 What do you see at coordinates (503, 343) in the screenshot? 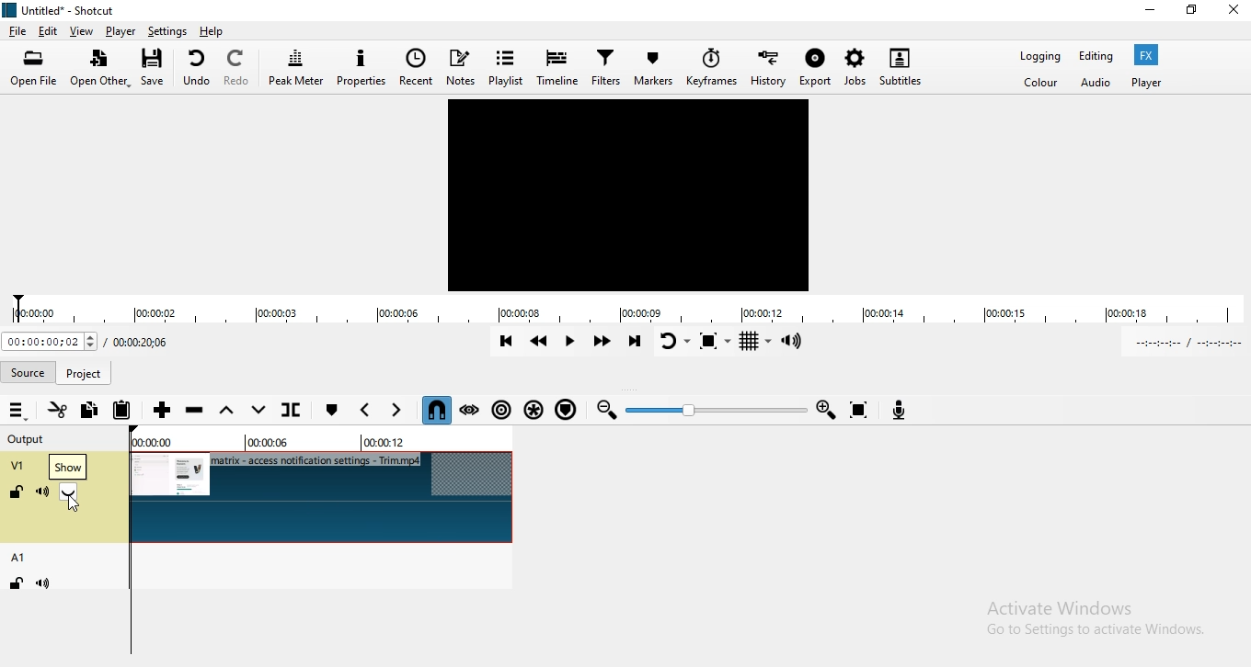
I see `Skip to previous` at bounding box center [503, 343].